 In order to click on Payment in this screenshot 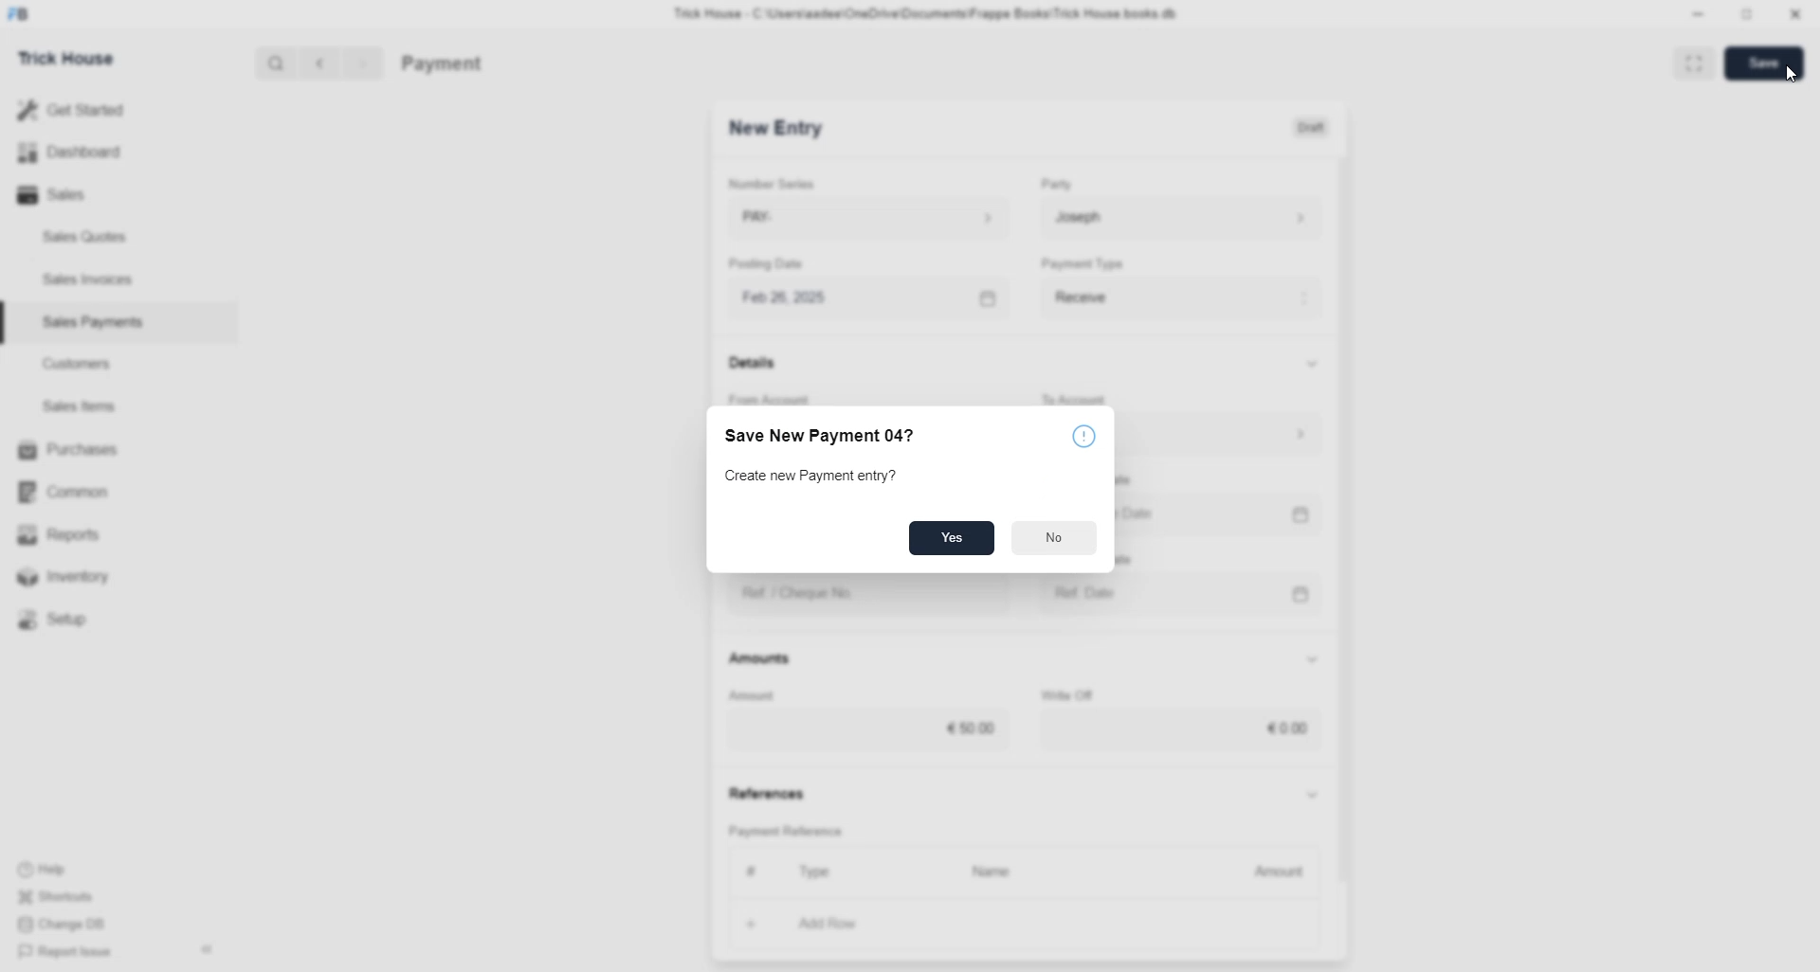, I will do `click(443, 64)`.